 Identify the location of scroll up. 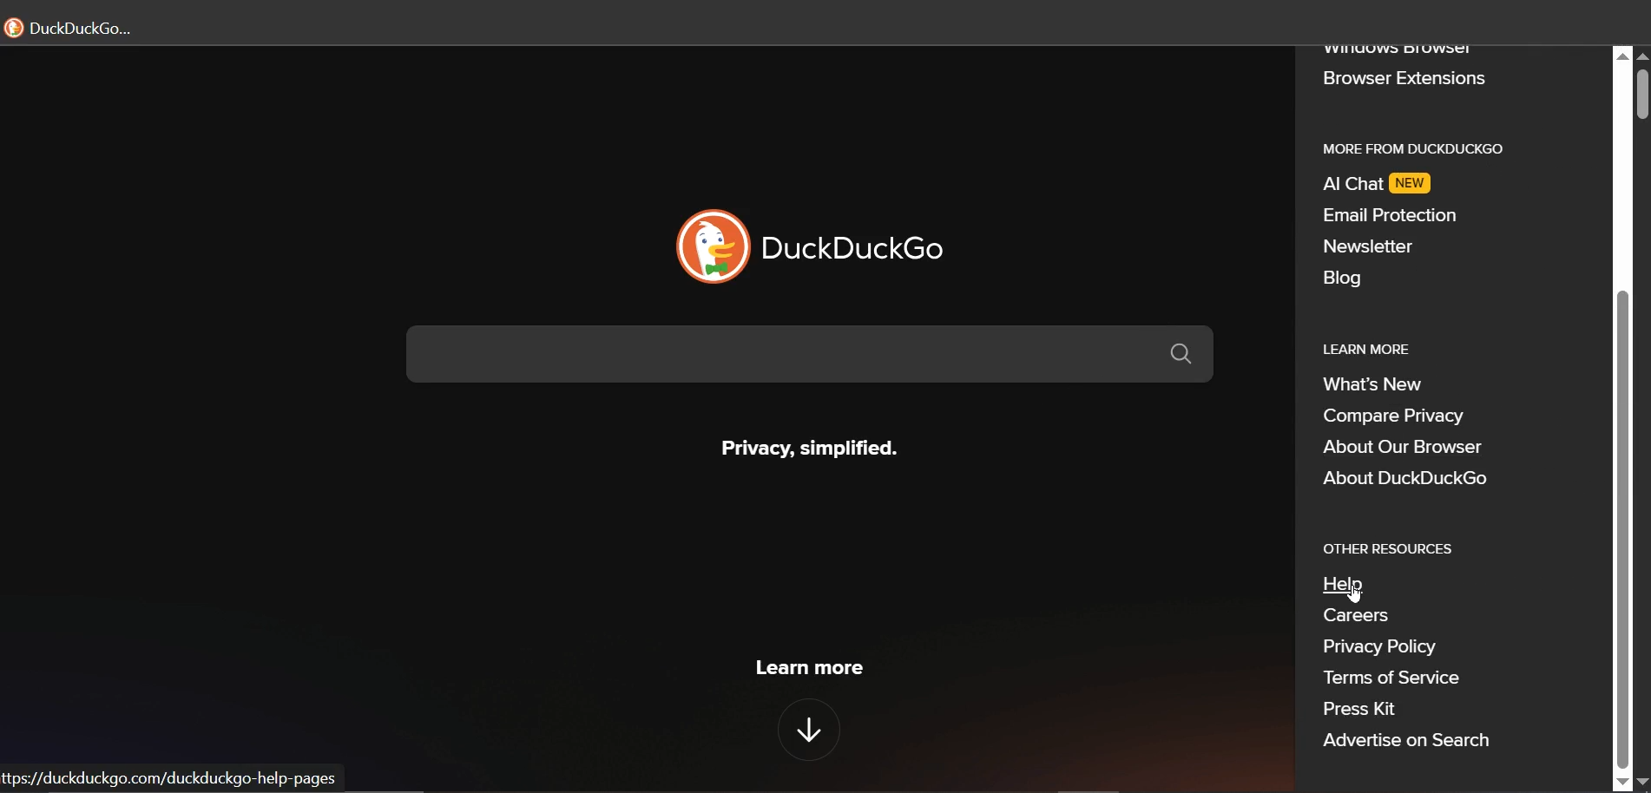
(1623, 55).